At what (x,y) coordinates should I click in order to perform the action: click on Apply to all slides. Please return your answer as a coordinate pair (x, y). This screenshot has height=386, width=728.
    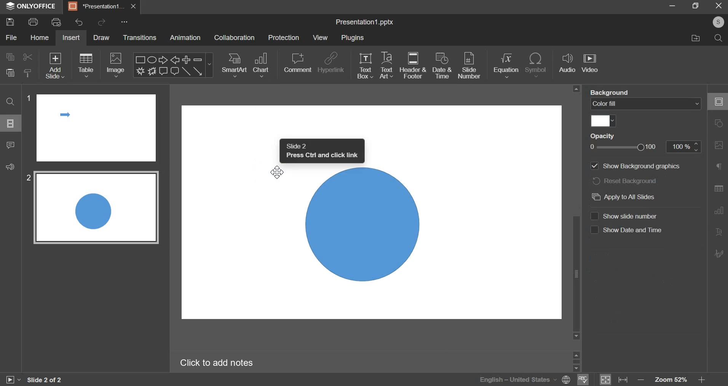
    Looking at the image, I should click on (623, 199).